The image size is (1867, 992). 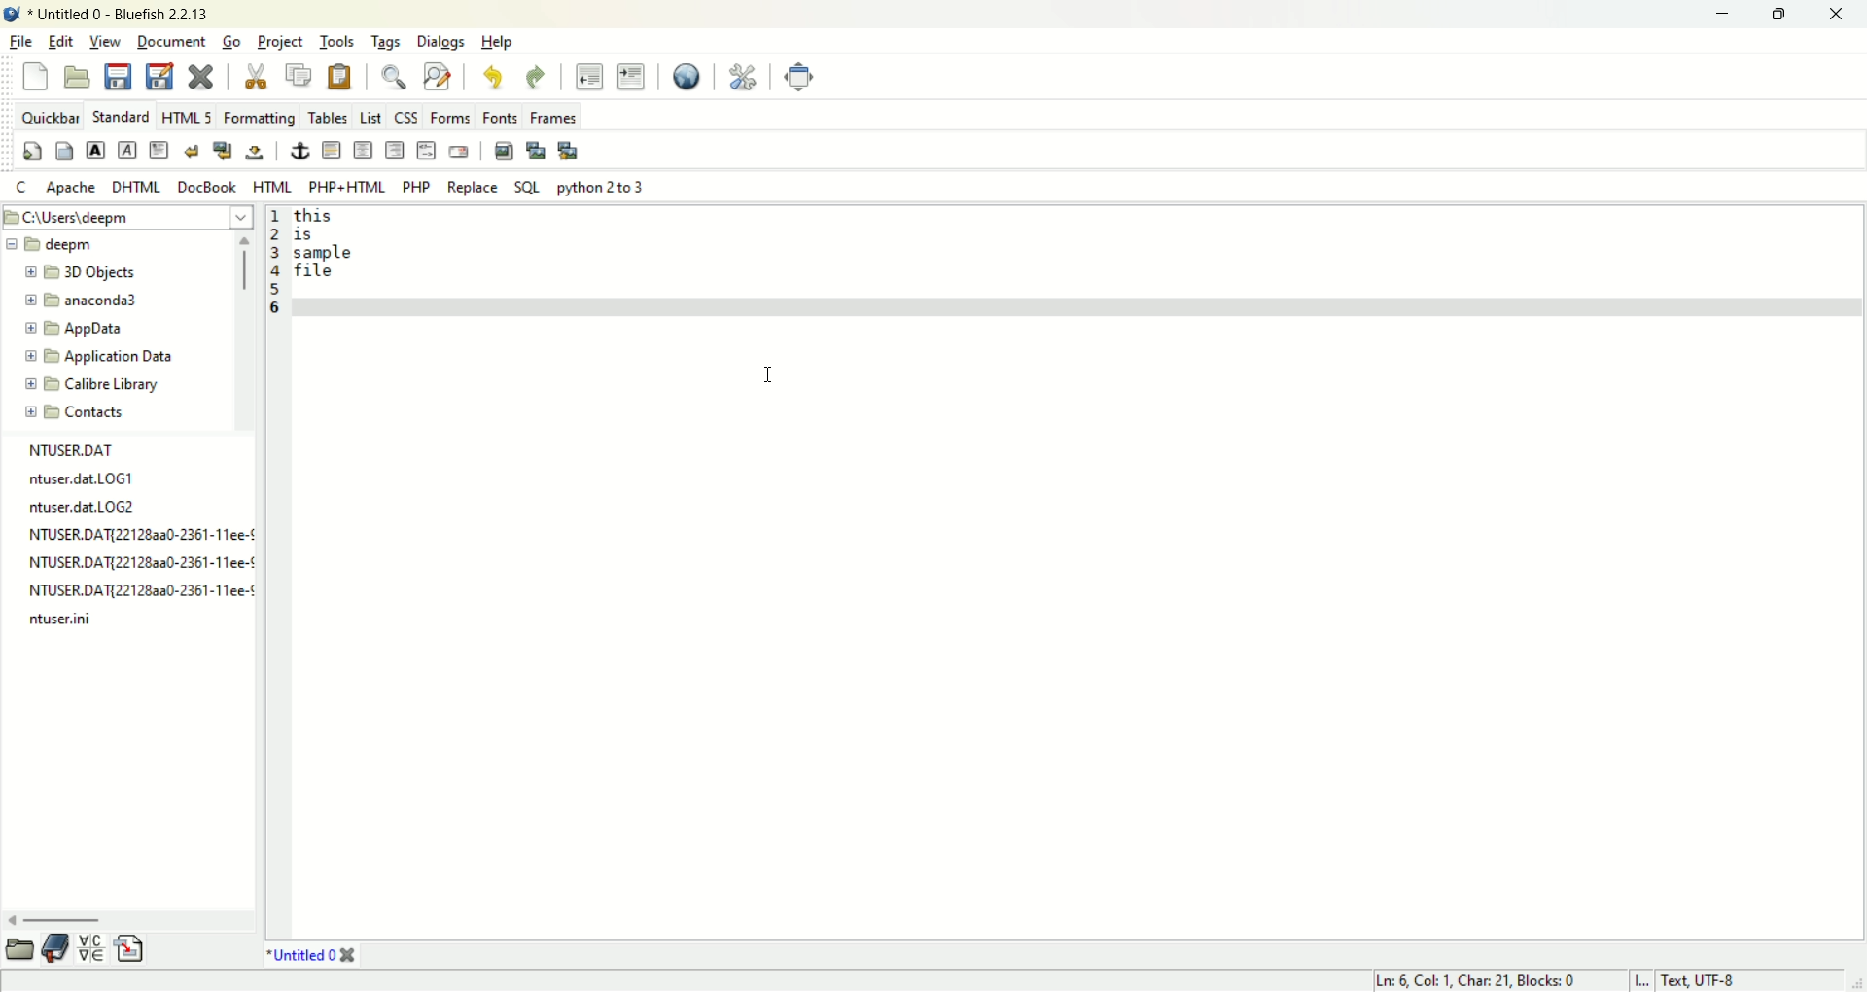 What do you see at coordinates (394, 150) in the screenshot?
I see `right justify` at bounding box center [394, 150].